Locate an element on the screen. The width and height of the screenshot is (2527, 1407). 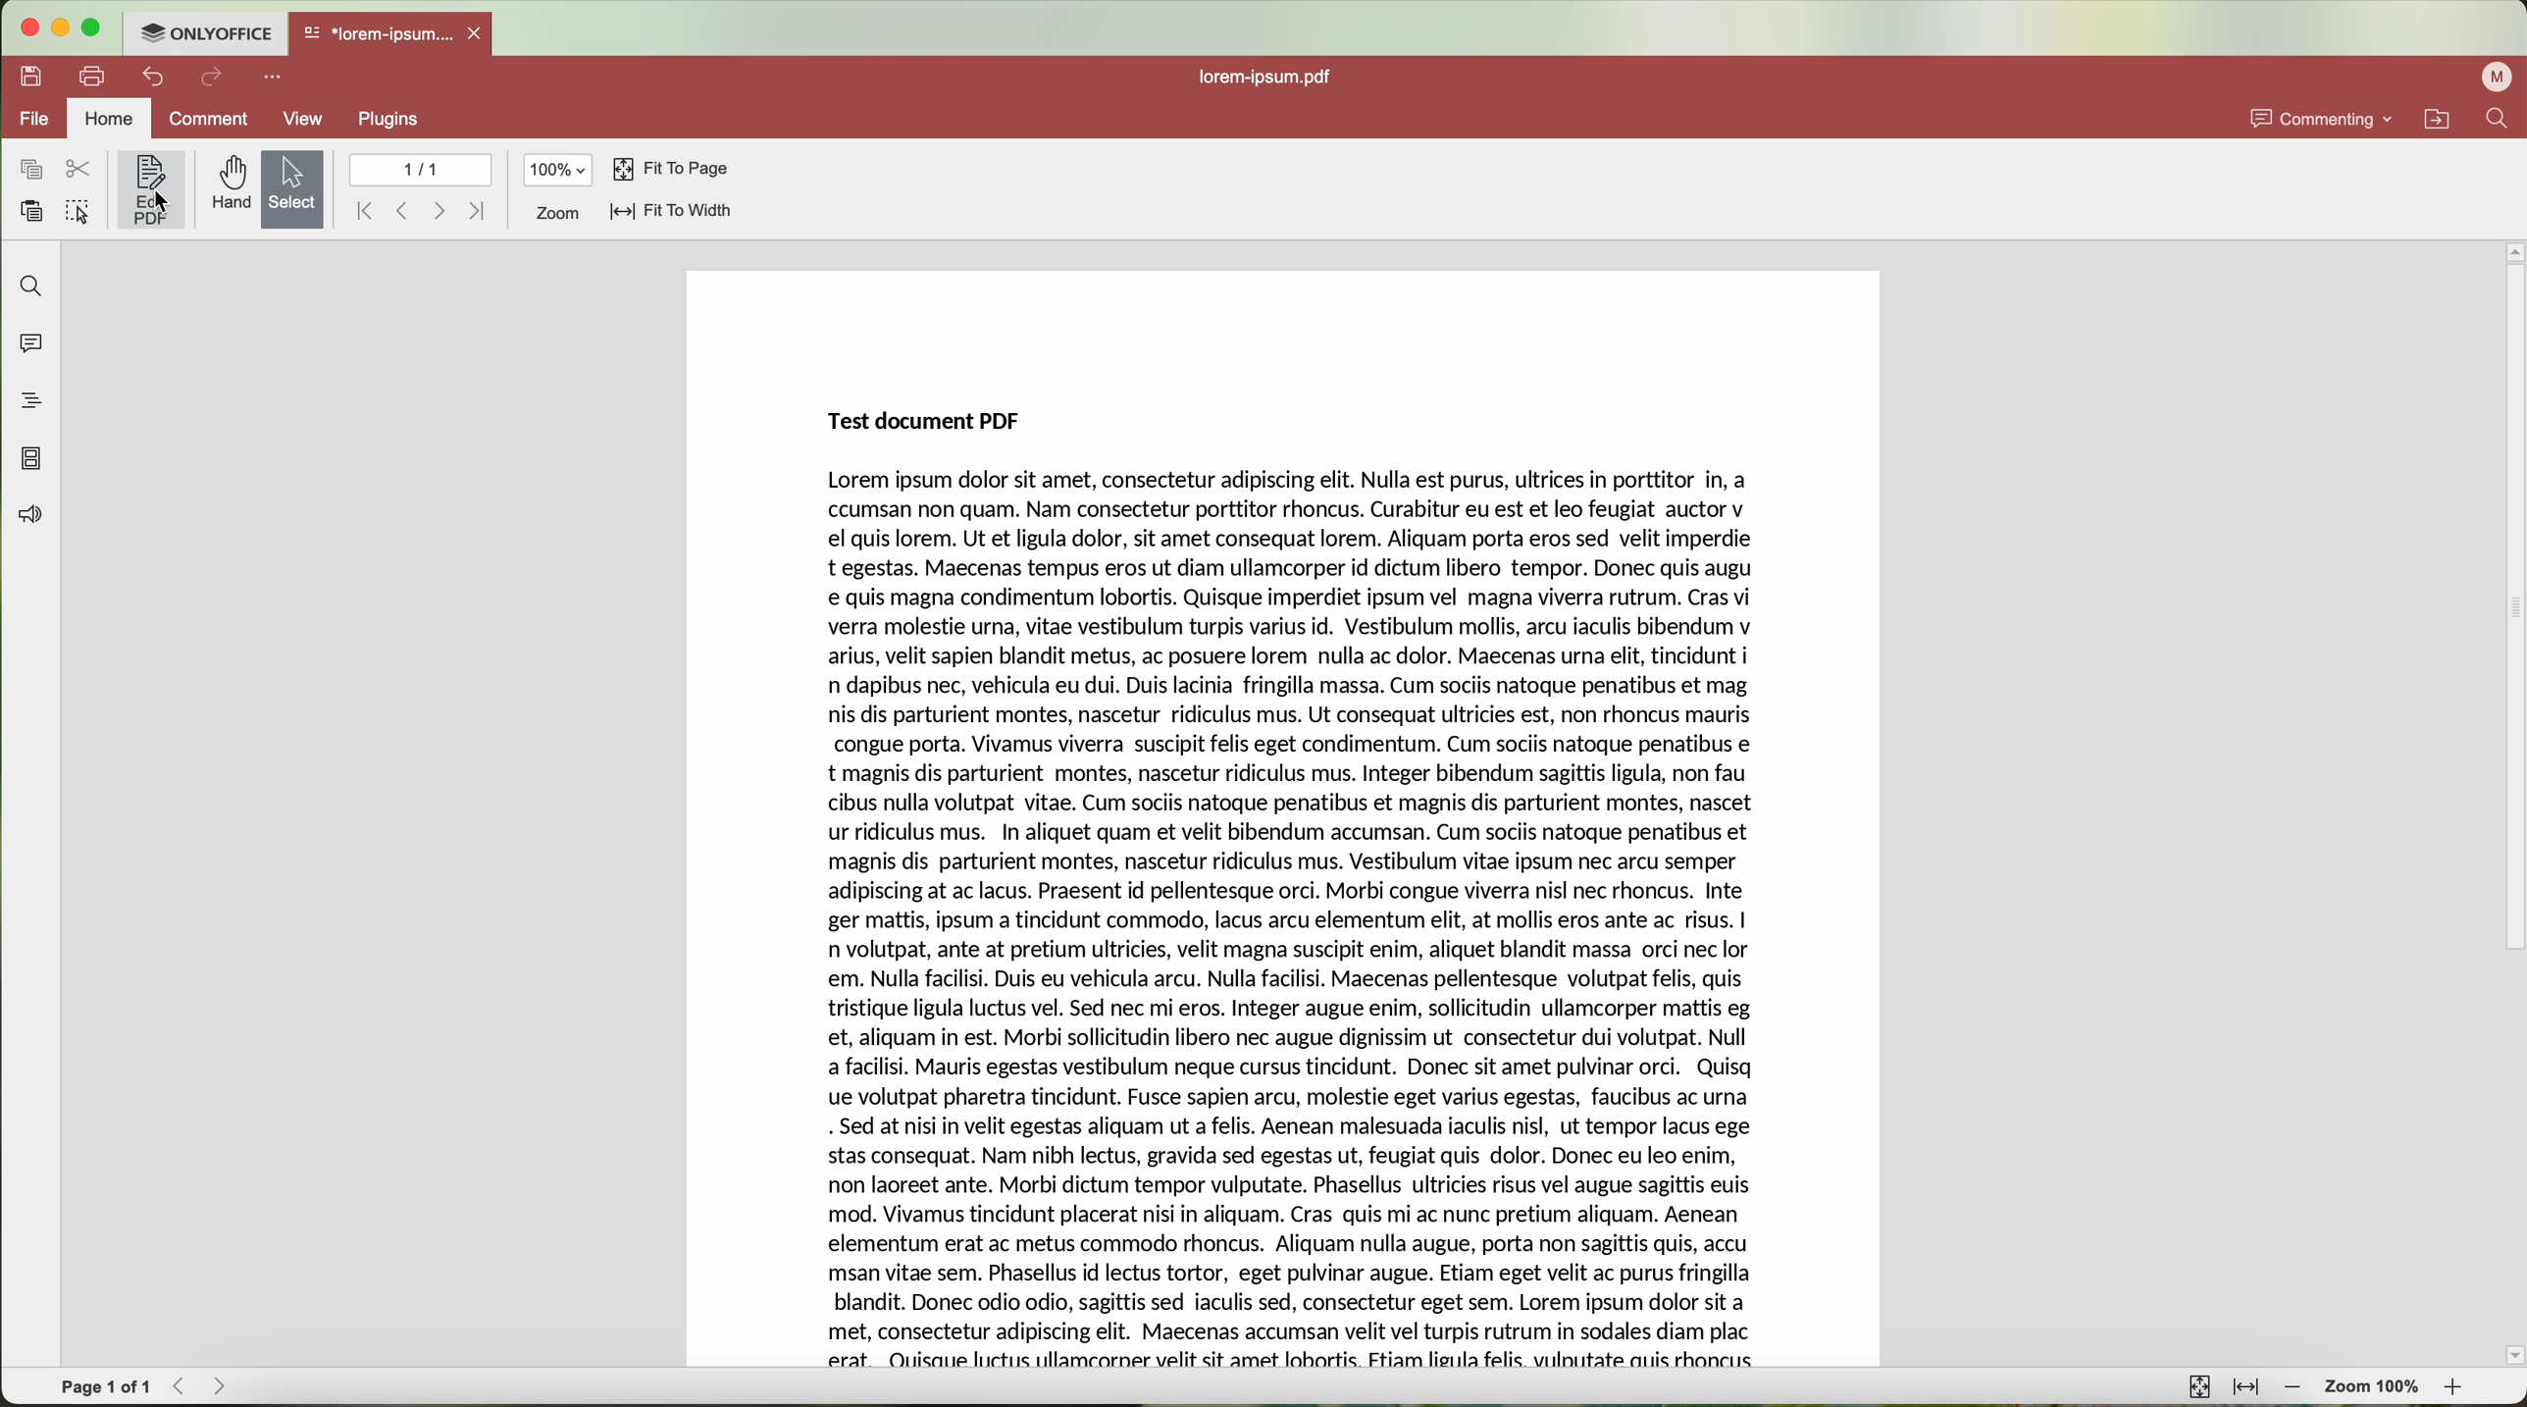
*lorem-ipsum.... is located at coordinates (377, 29).